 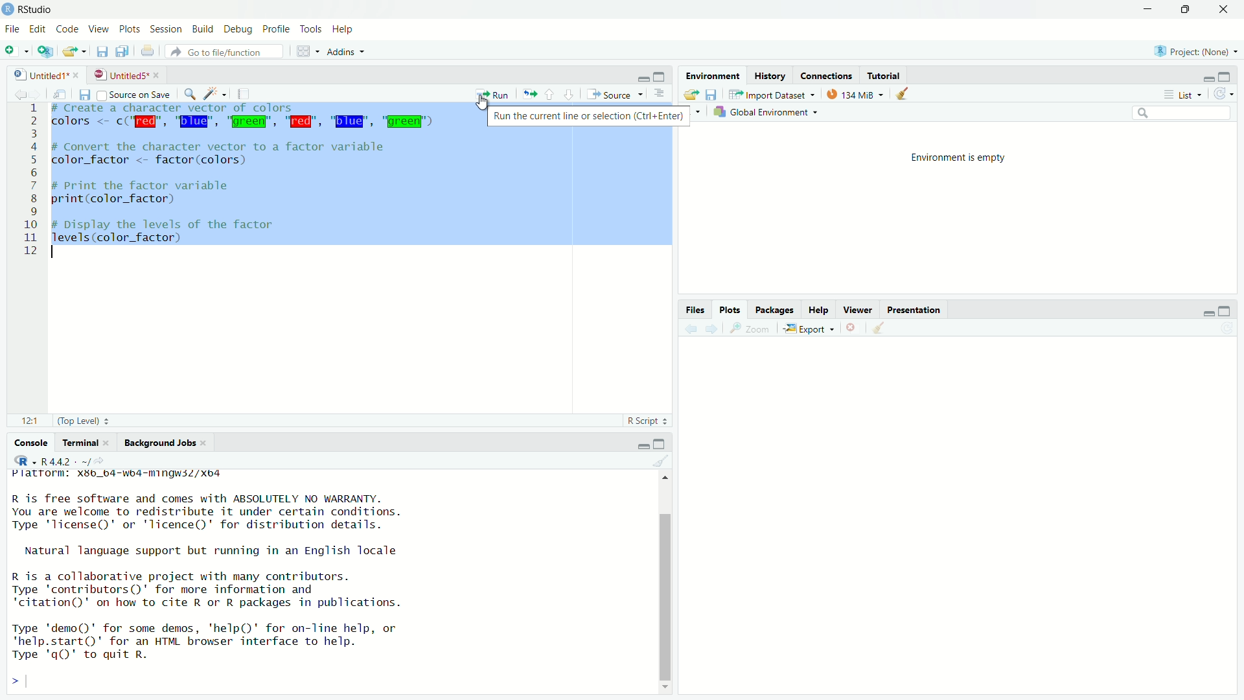 I want to click on show in new window, so click(x=63, y=96).